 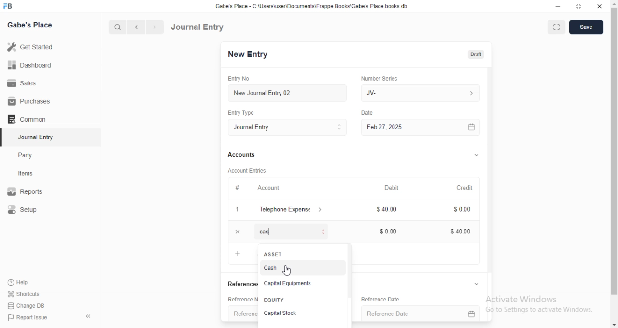 I want to click on Collapse, so click(x=89, y=316).